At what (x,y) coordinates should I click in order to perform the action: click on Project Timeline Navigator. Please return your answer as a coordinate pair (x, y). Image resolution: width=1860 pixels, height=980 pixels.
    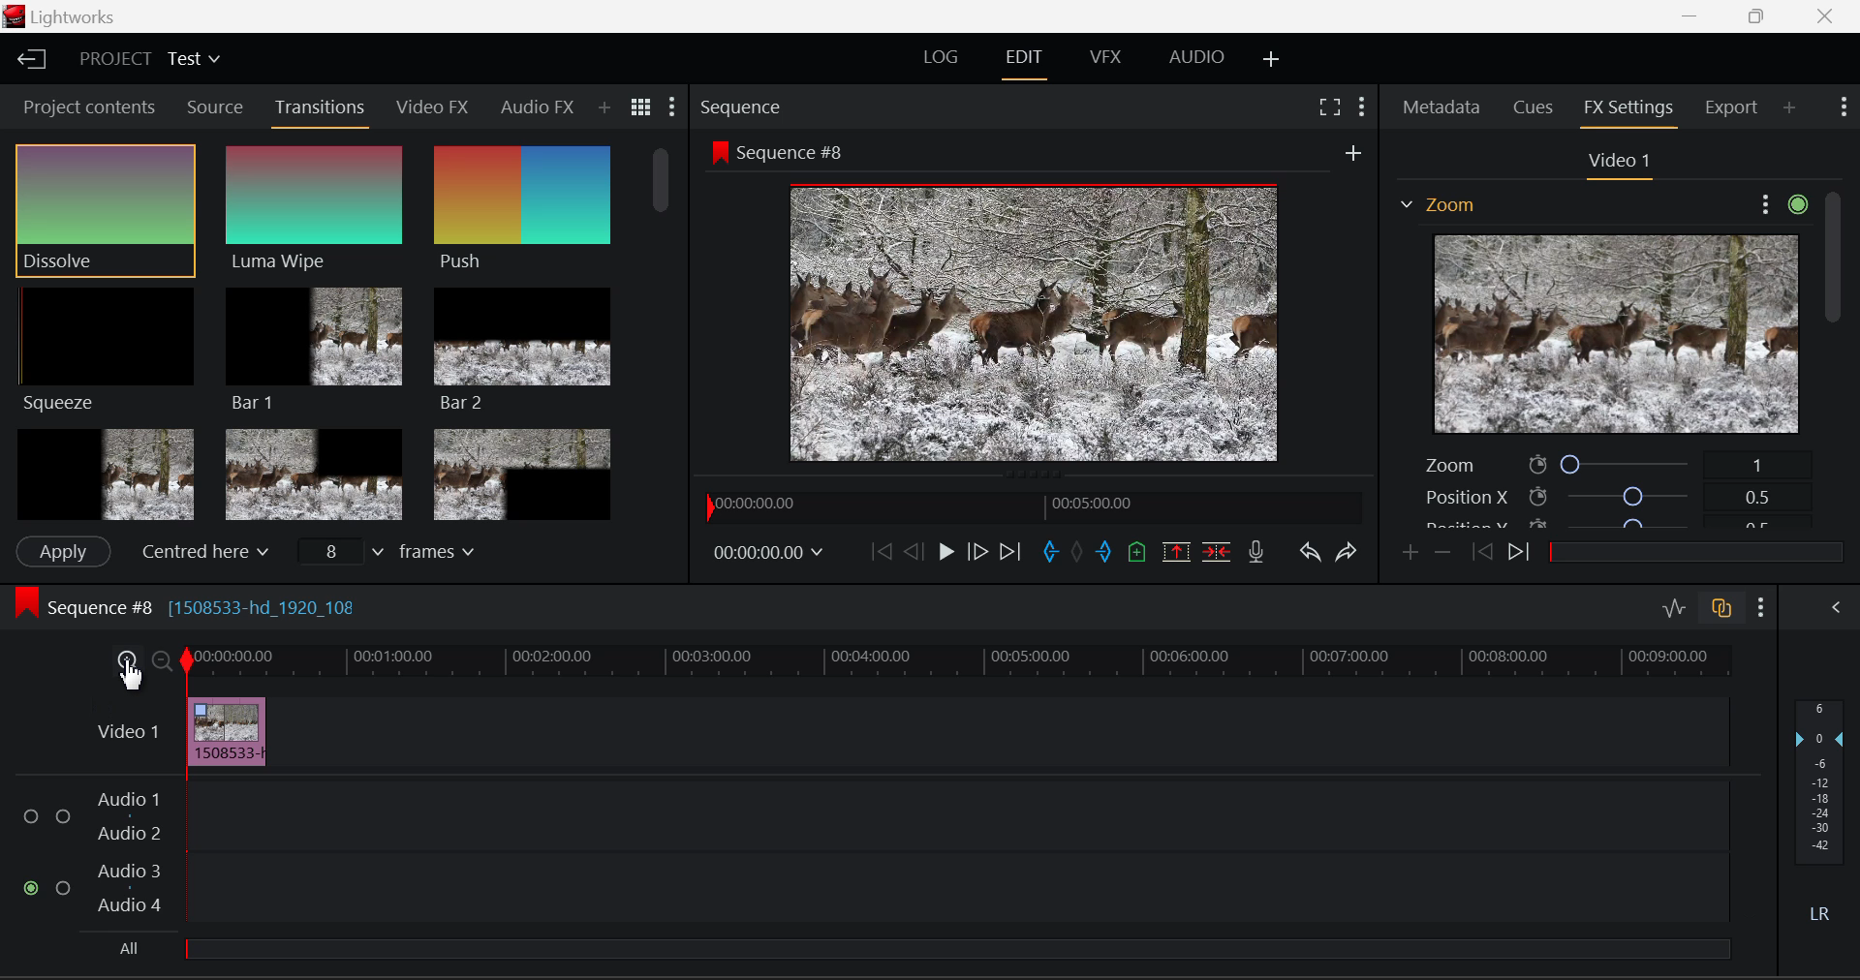
    Looking at the image, I should click on (1030, 502).